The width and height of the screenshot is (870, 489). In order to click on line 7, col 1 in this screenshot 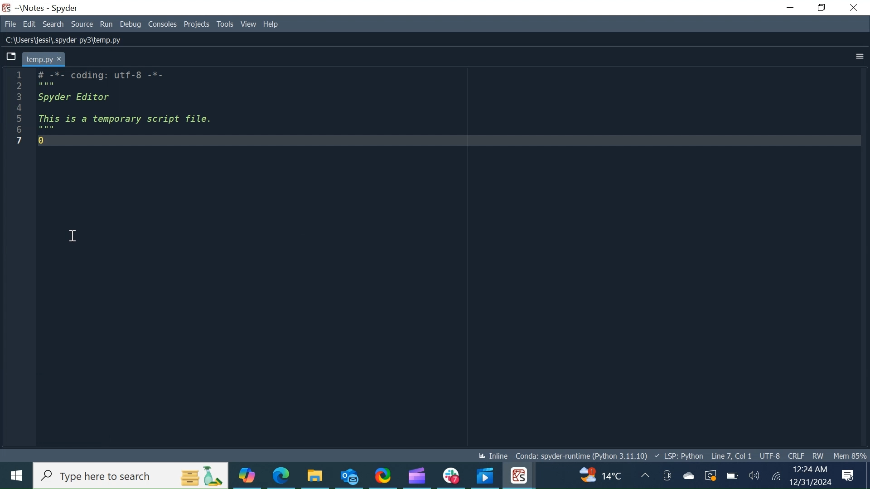, I will do `click(732, 455)`.